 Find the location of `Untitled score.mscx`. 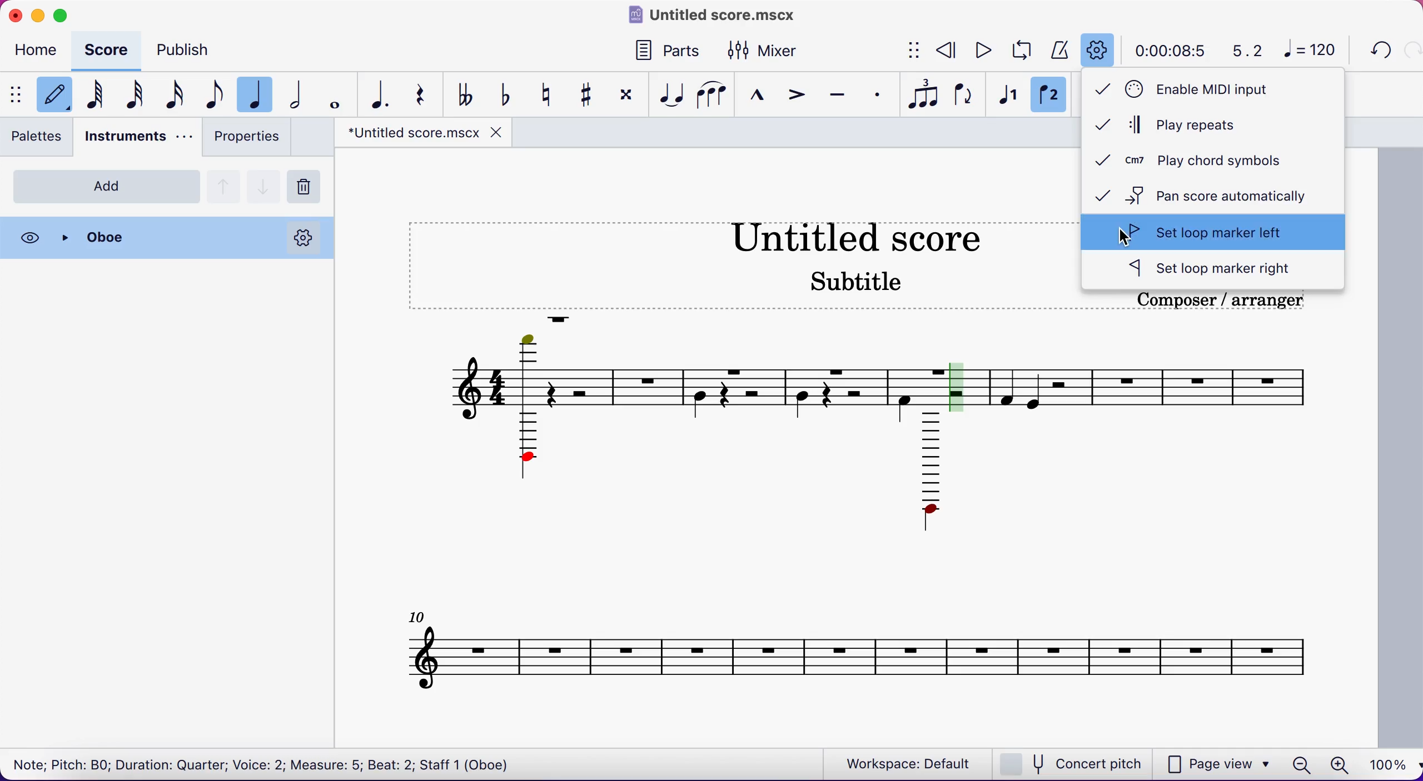

Untitled score.mscx is located at coordinates (715, 14).